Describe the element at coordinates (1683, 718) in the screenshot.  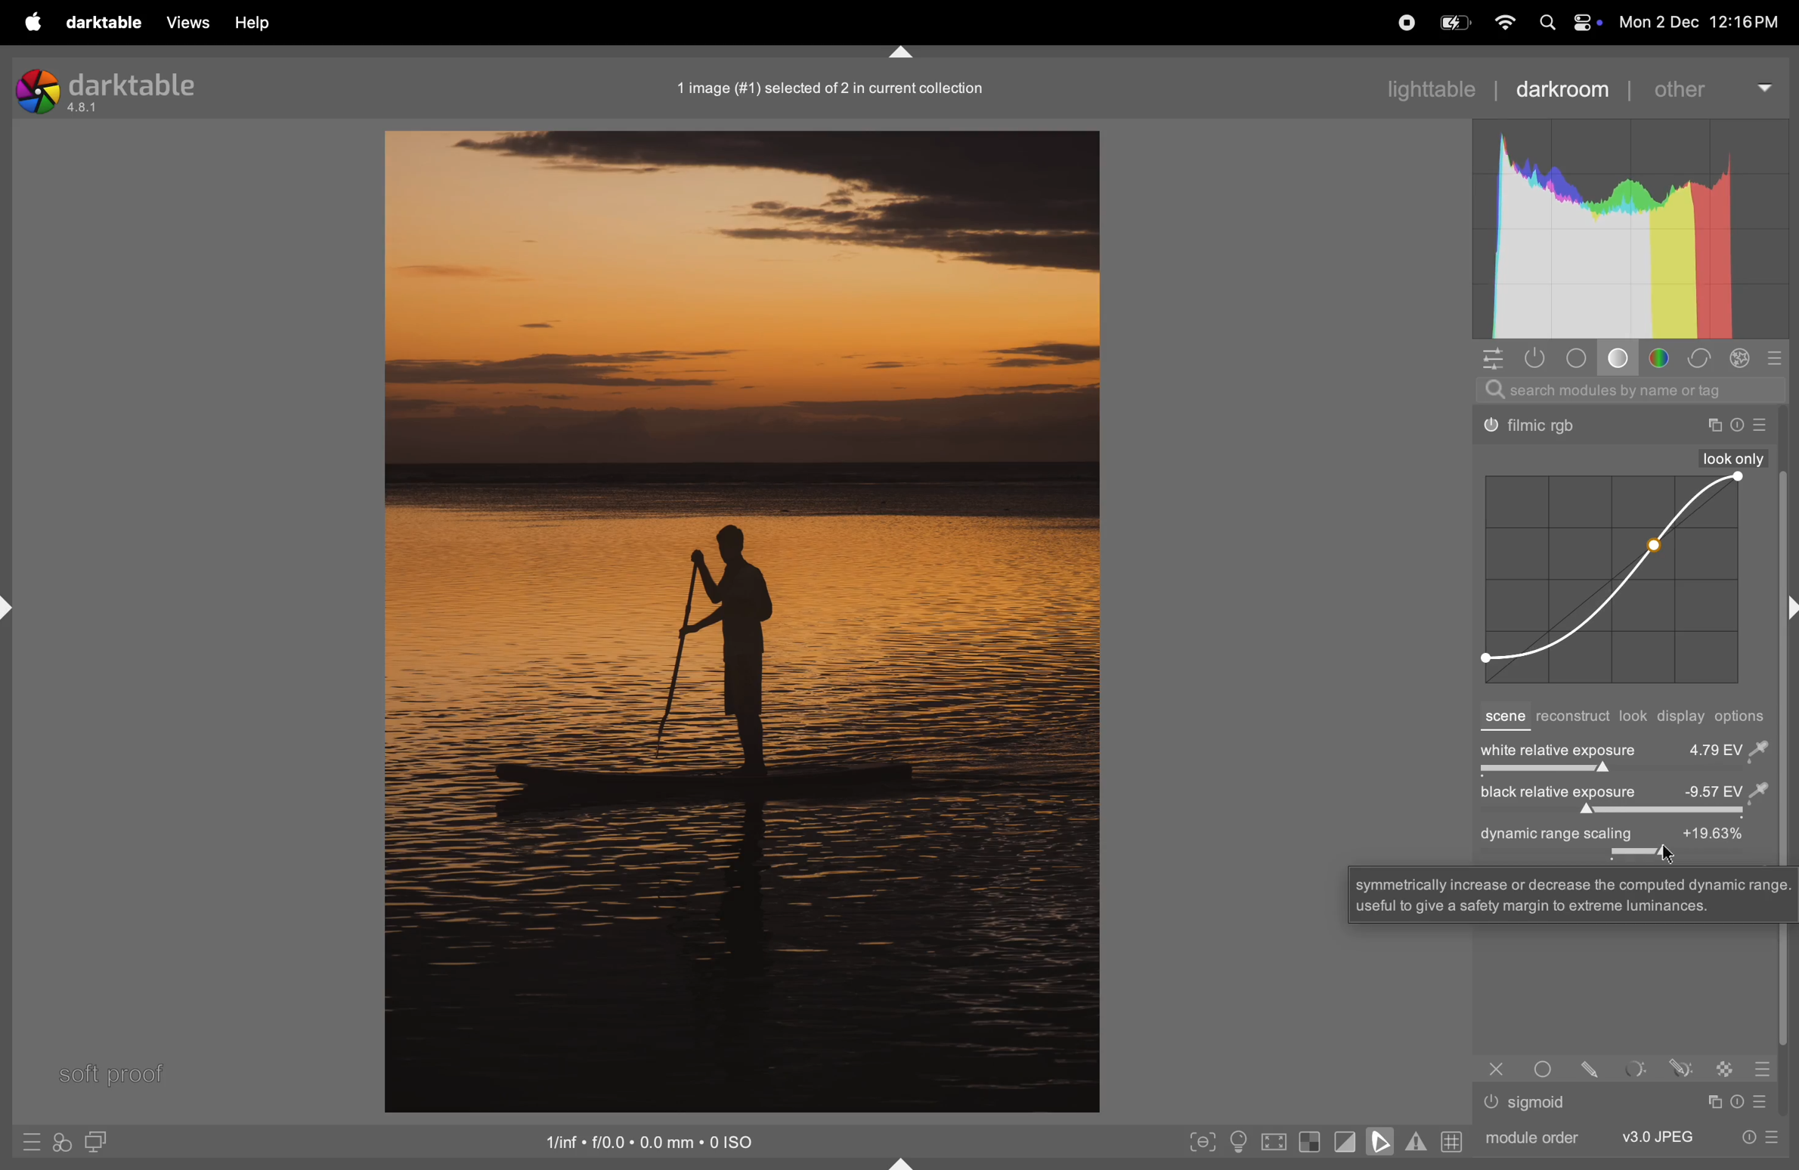
I see `display` at that location.